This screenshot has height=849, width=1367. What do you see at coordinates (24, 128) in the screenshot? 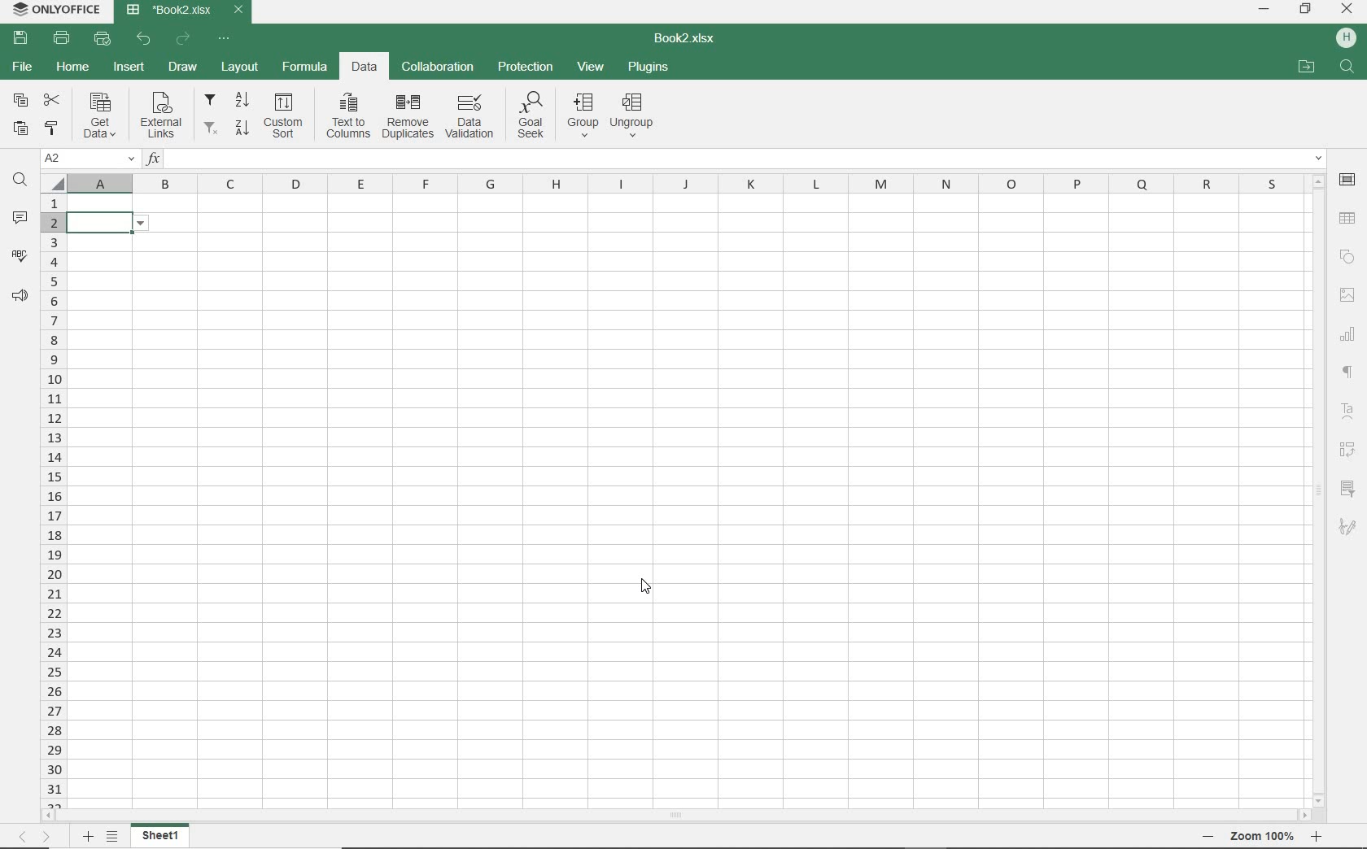
I see `PASTE` at bounding box center [24, 128].